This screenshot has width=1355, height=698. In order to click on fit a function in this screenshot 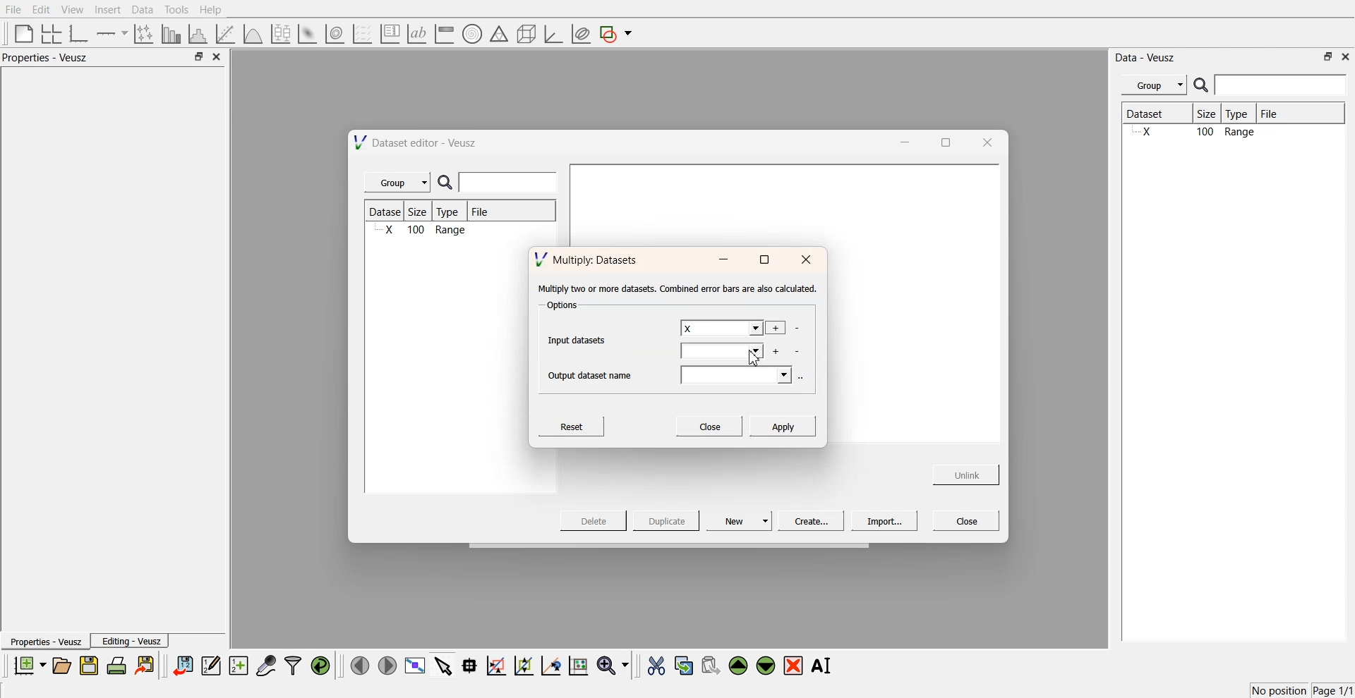, I will do `click(227, 32)`.